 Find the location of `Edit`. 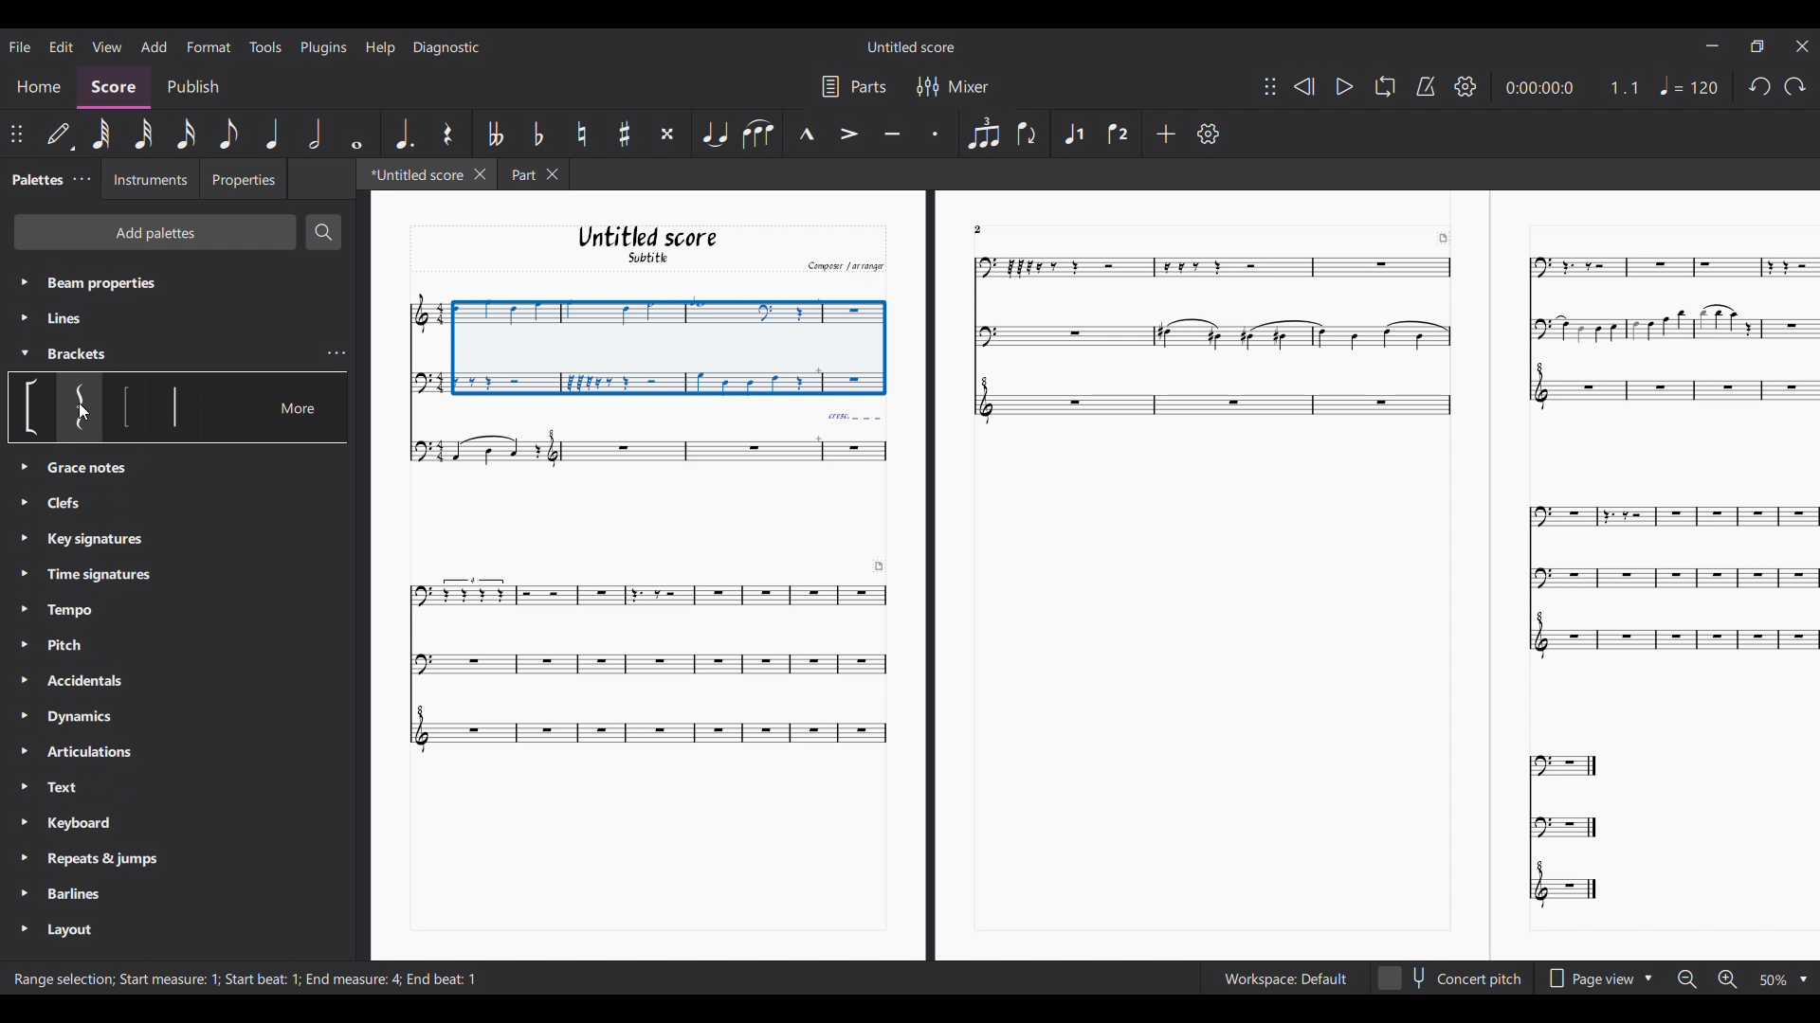

Edit is located at coordinates (62, 46).